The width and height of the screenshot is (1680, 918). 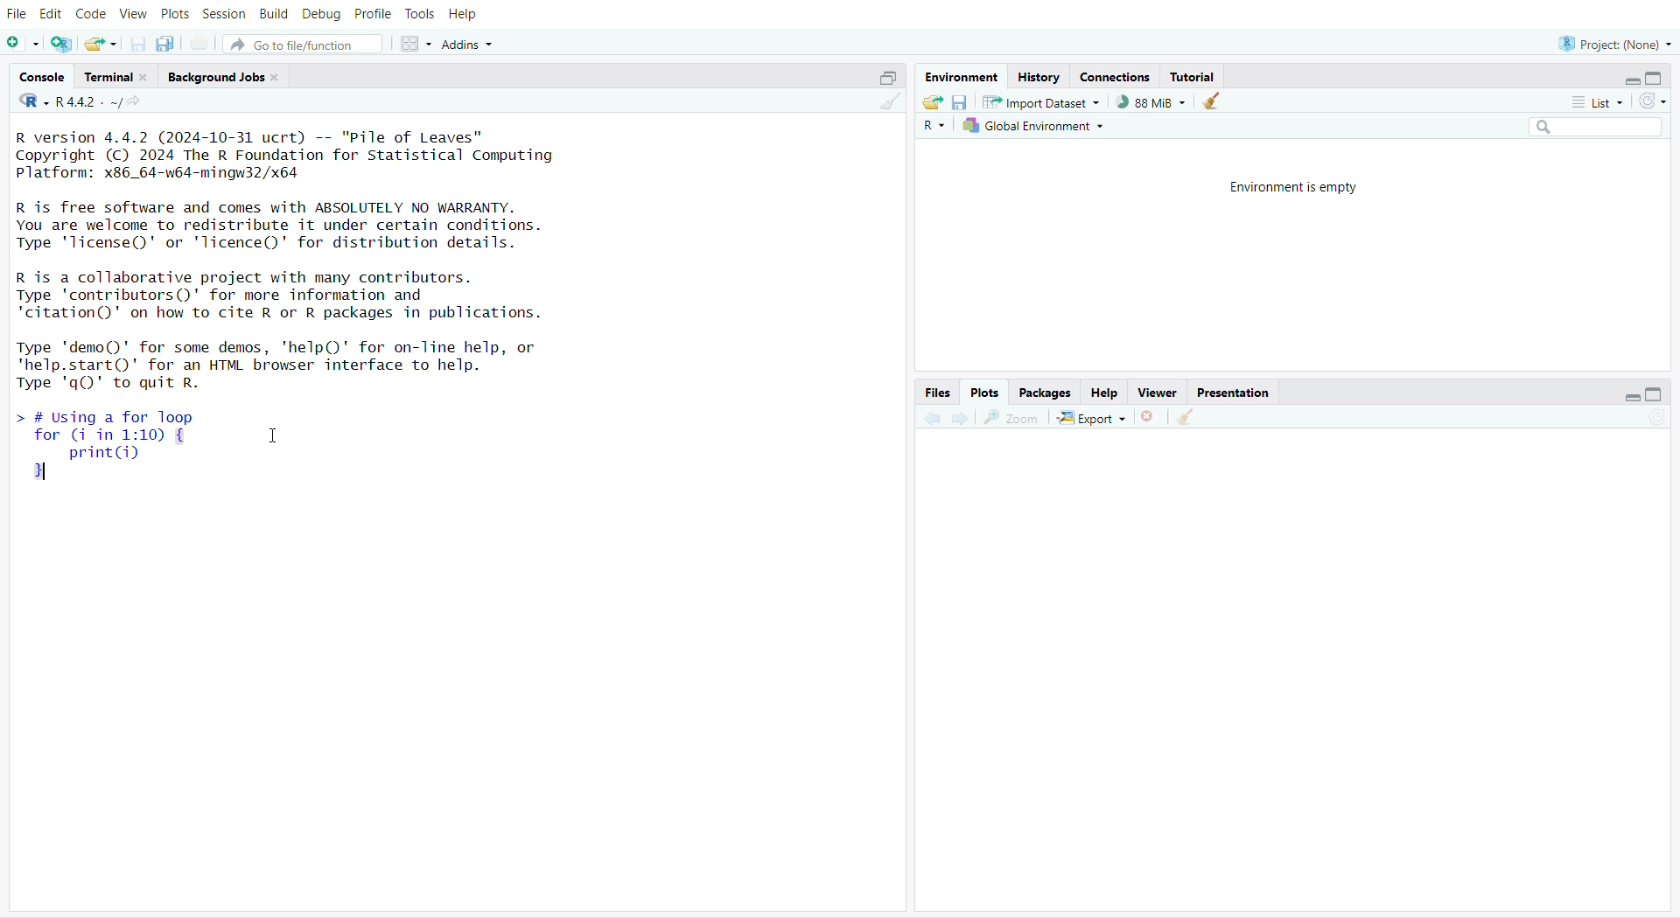 What do you see at coordinates (151, 455) in the screenshot?
I see `> # Using a for loop for (i in 1:10) { print(i)}` at bounding box center [151, 455].